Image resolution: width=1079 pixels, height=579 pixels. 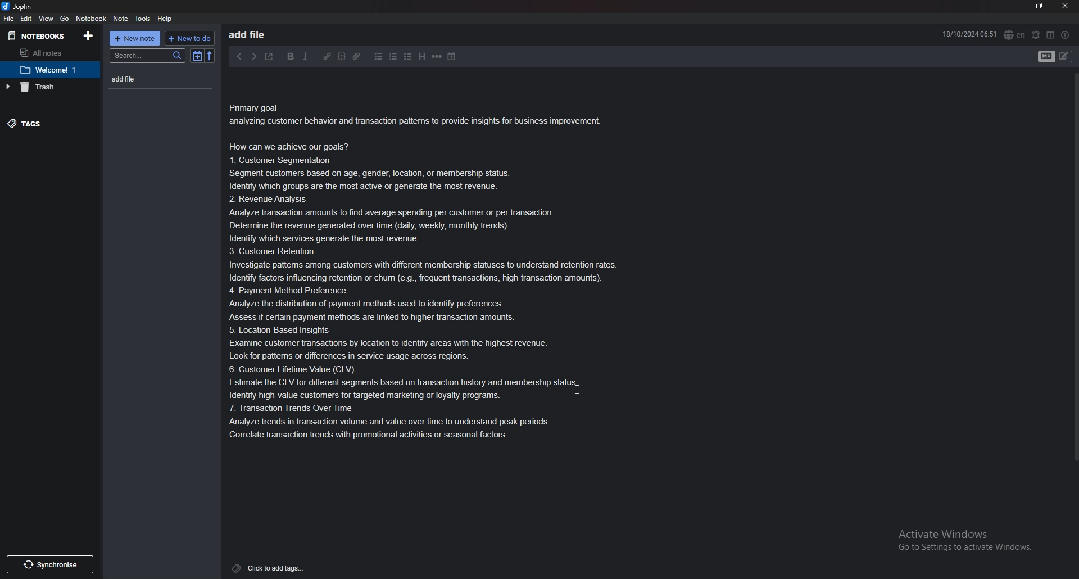 I want to click on Bullet list, so click(x=379, y=57).